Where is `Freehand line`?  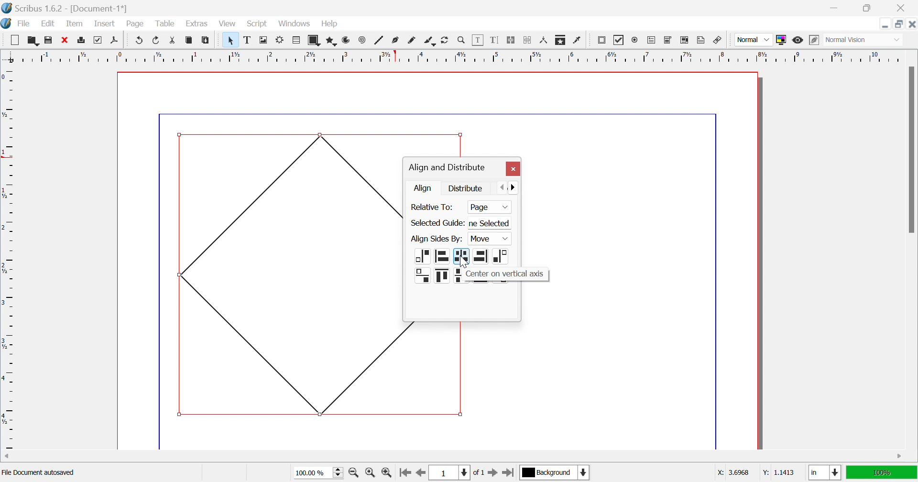
Freehand line is located at coordinates (412, 41).